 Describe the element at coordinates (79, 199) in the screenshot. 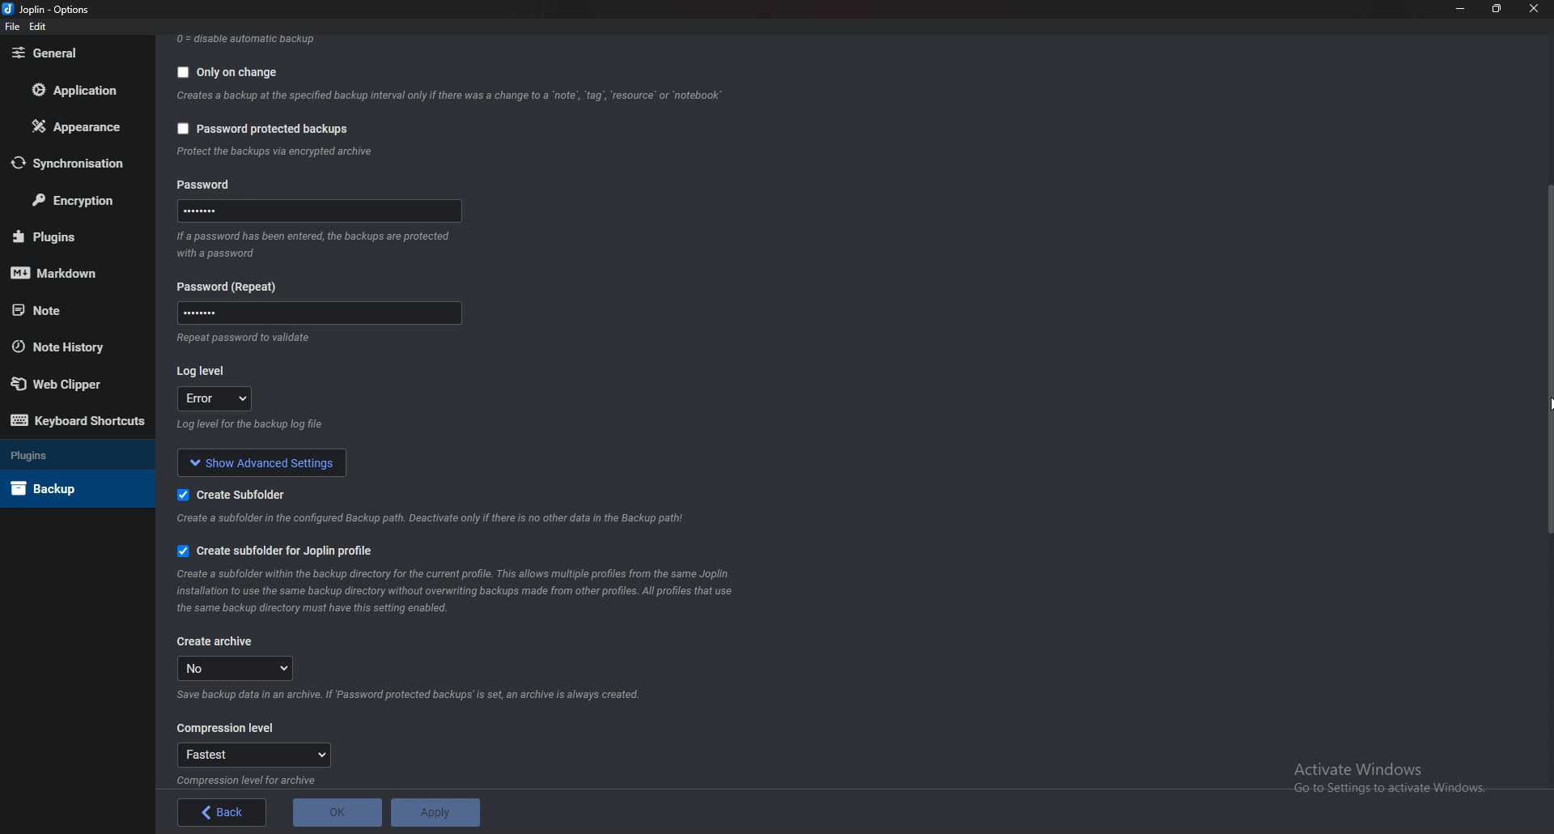

I see `Encryption` at that location.